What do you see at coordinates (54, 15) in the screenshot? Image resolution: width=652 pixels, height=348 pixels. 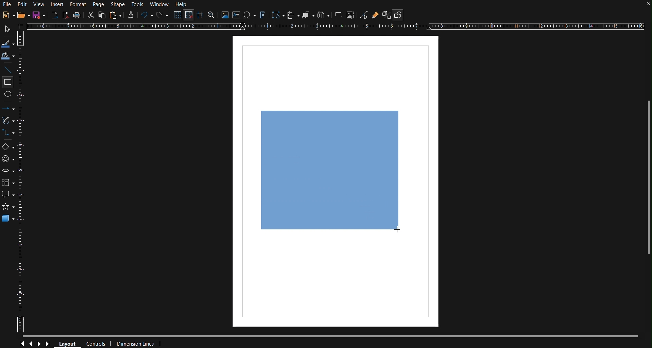 I see `Export` at bounding box center [54, 15].